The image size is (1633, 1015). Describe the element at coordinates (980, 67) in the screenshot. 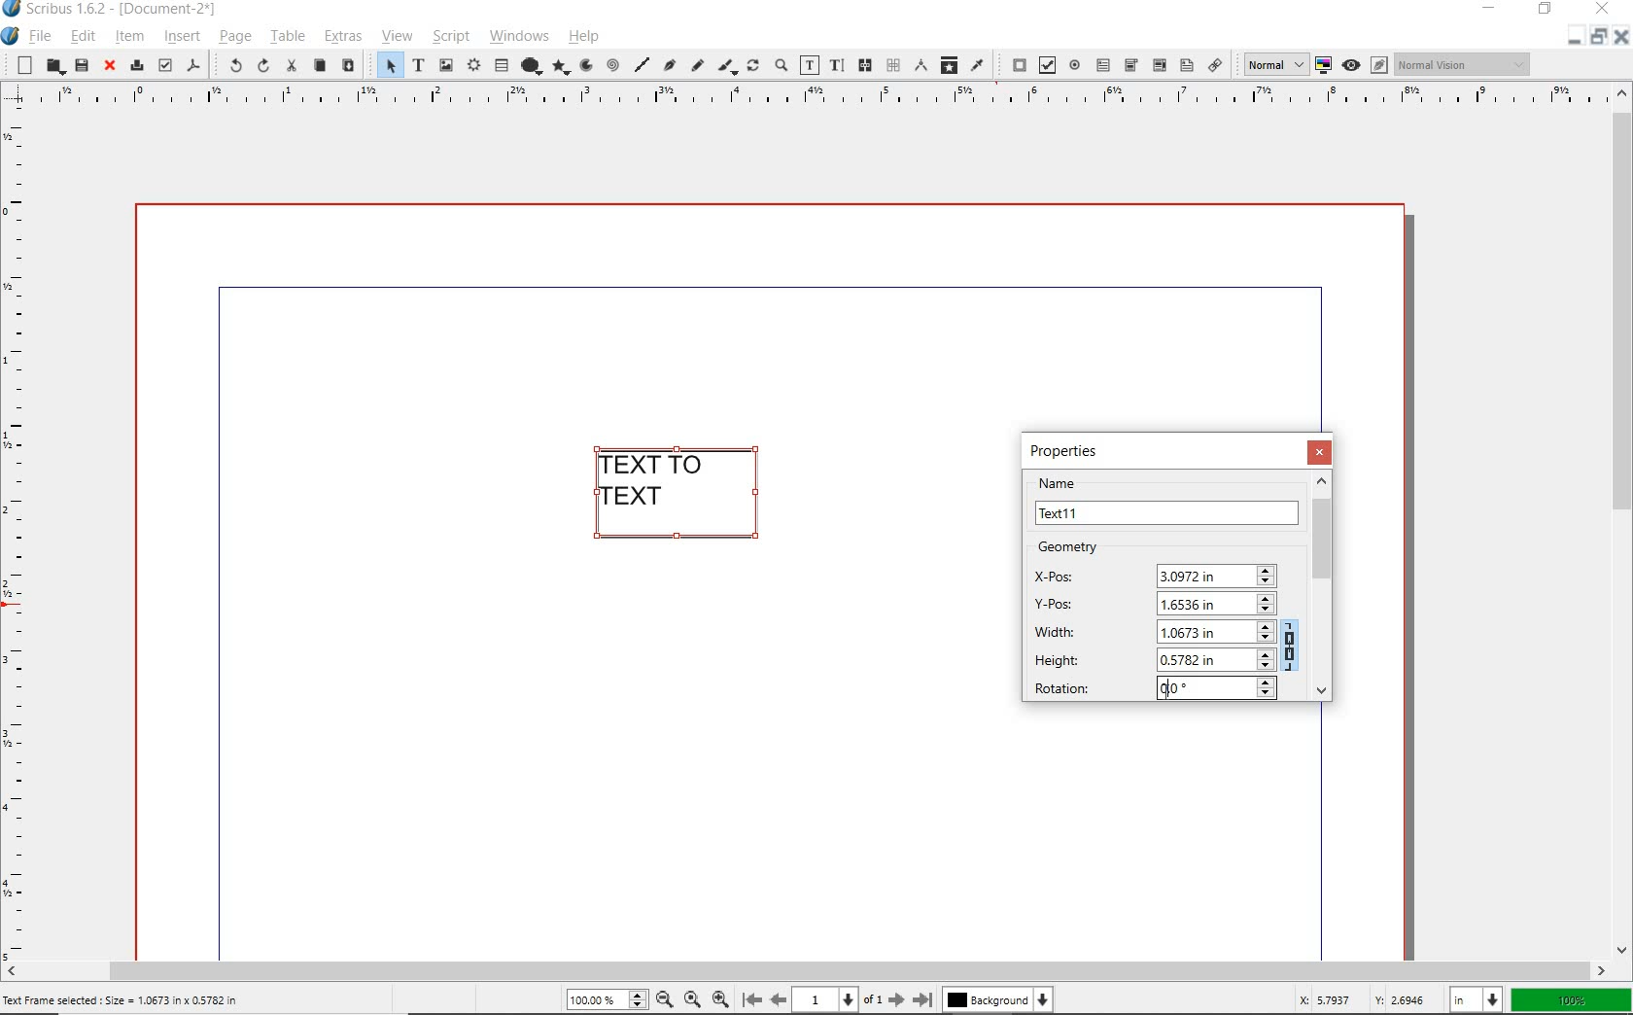

I see `eye dropper` at that location.